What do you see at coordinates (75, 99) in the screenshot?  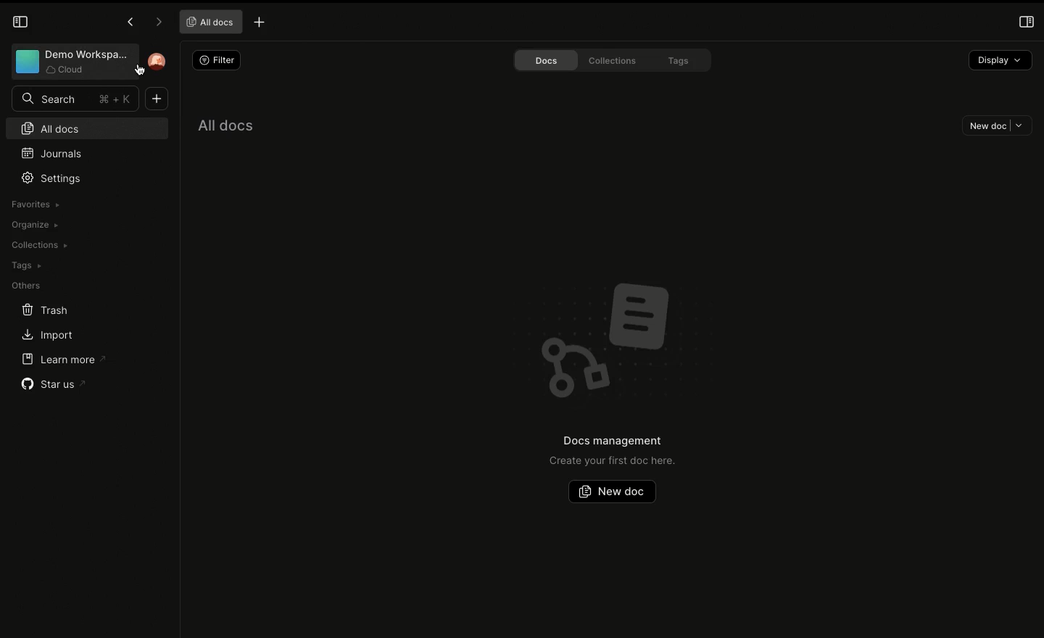 I see `Search` at bounding box center [75, 99].